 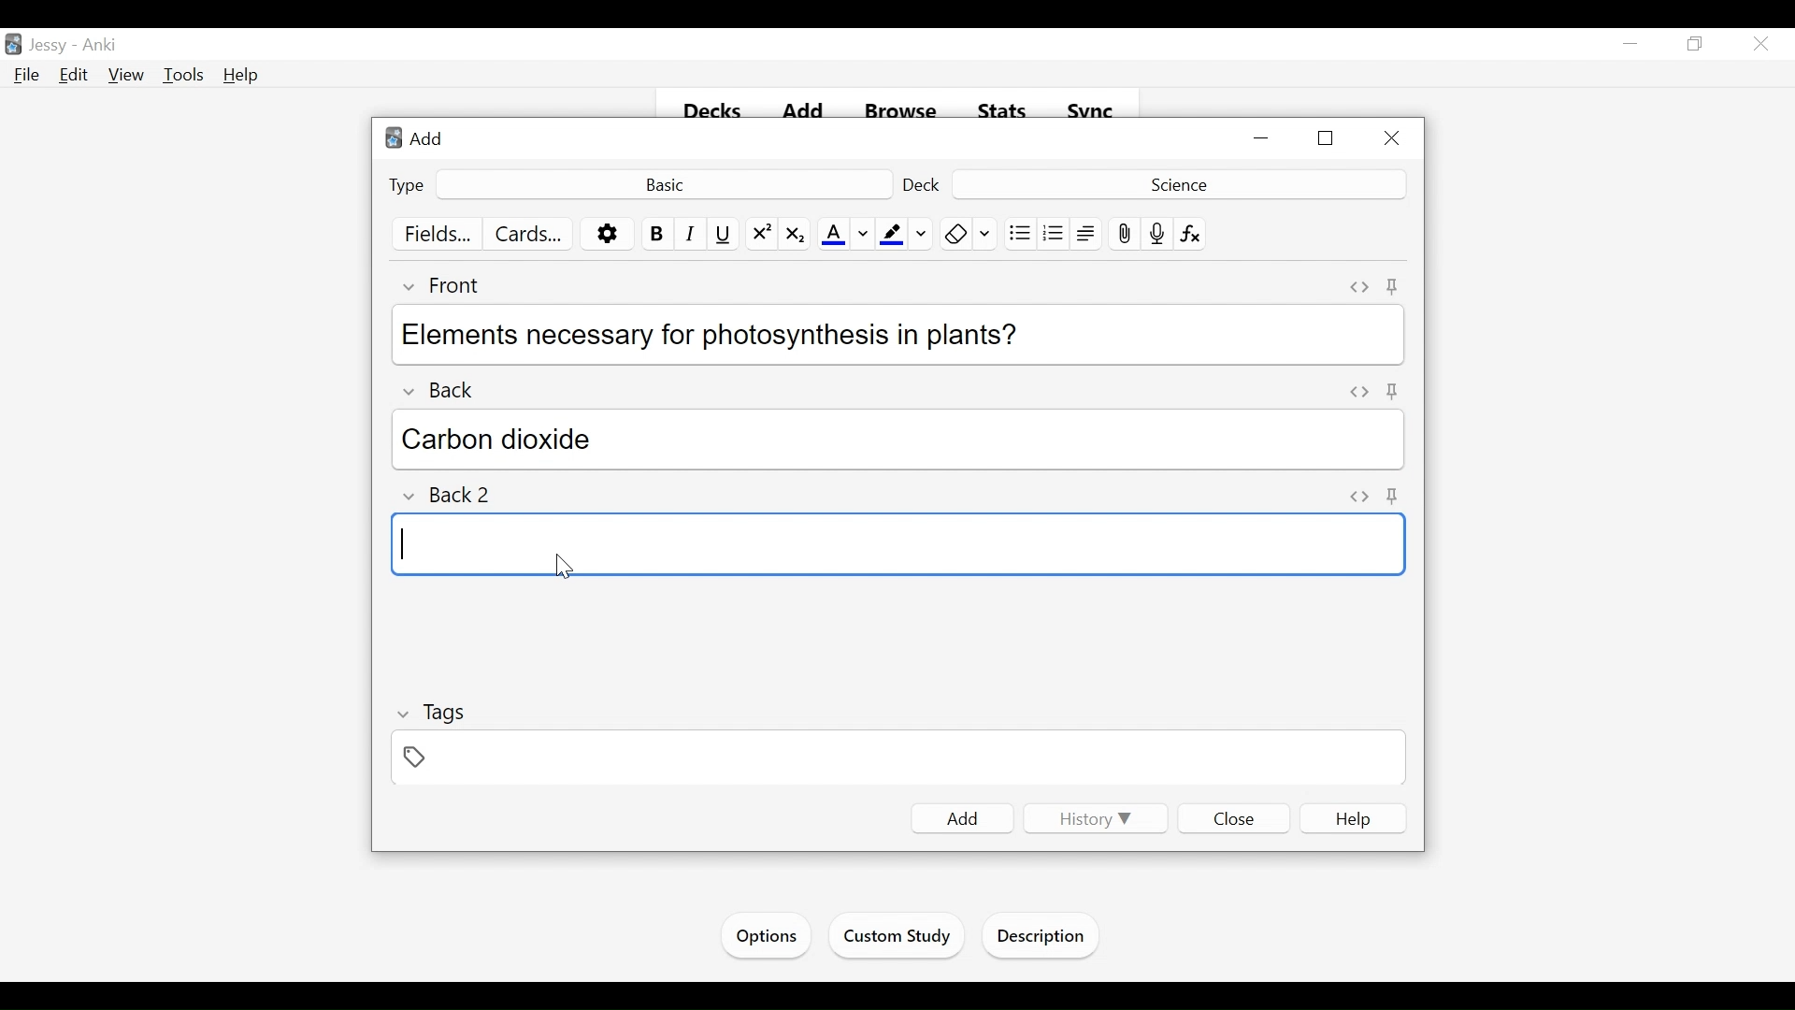 What do you see at coordinates (1328, 139) in the screenshot?
I see `Restore` at bounding box center [1328, 139].